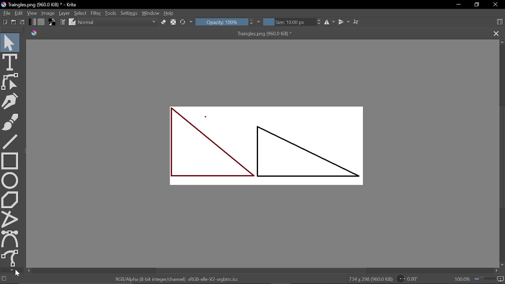 This screenshot has width=505, height=284. Describe the element at coordinates (23, 22) in the screenshot. I see `Save` at that location.